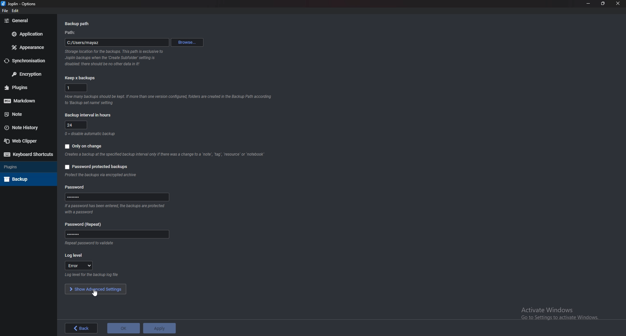  Describe the element at coordinates (604, 4) in the screenshot. I see `Resize` at that location.